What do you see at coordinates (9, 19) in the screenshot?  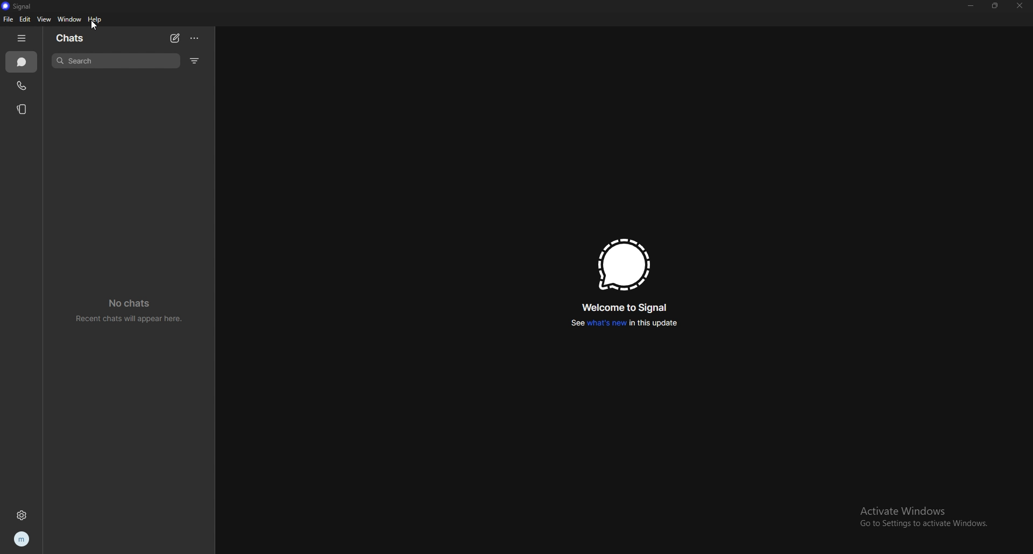 I see `file` at bounding box center [9, 19].